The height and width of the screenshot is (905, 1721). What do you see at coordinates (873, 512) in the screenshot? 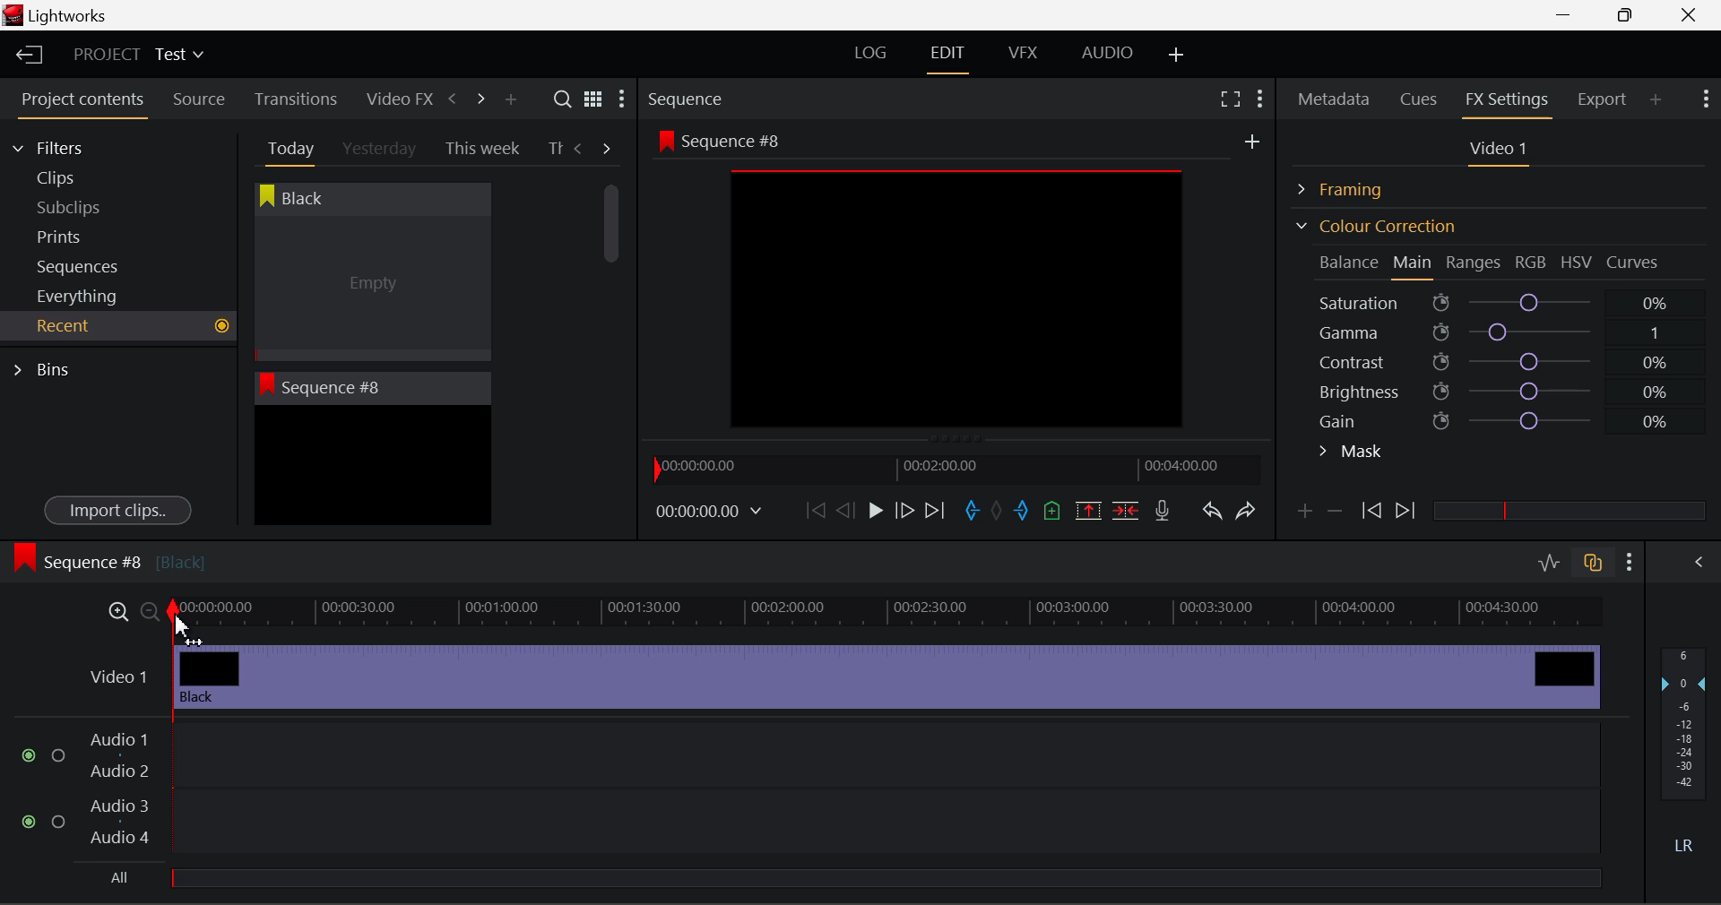
I see `Play` at bounding box center [873, 512].